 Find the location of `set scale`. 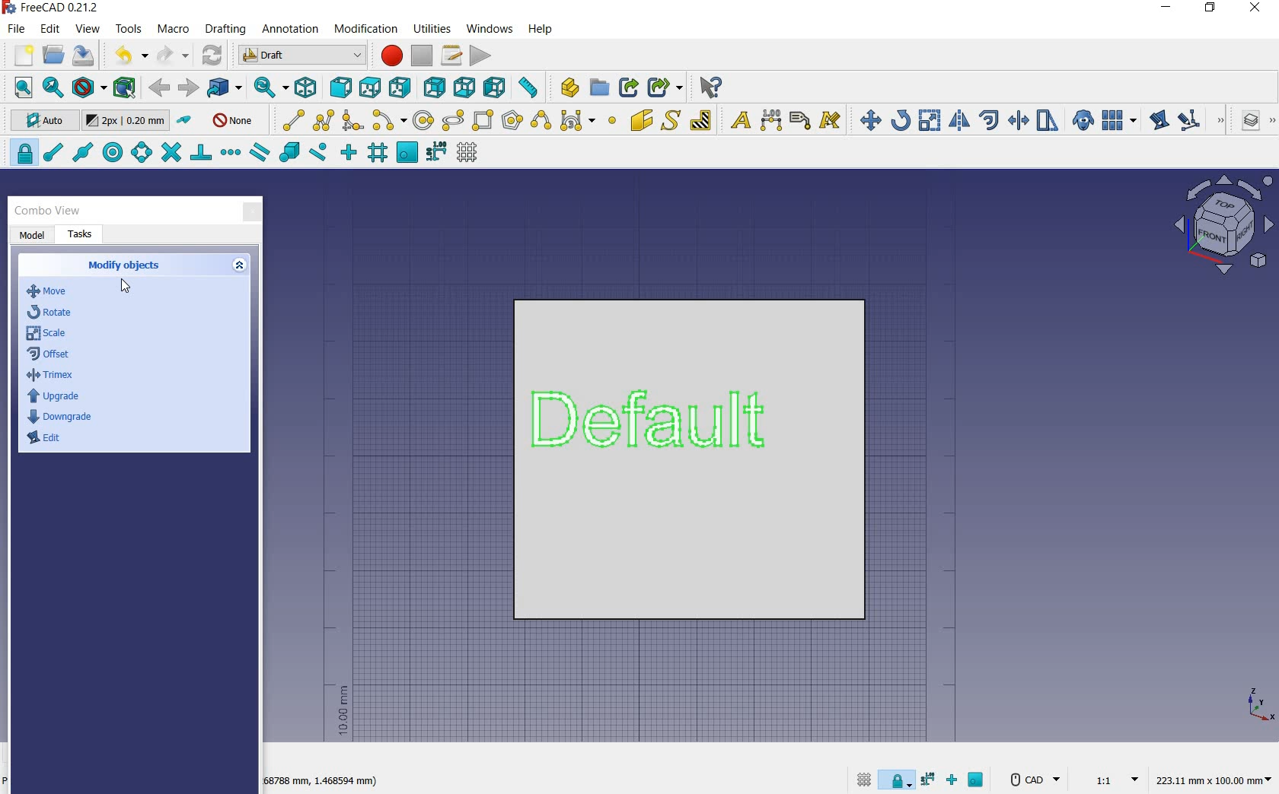

set scale is located at coordinates (1112, 779).